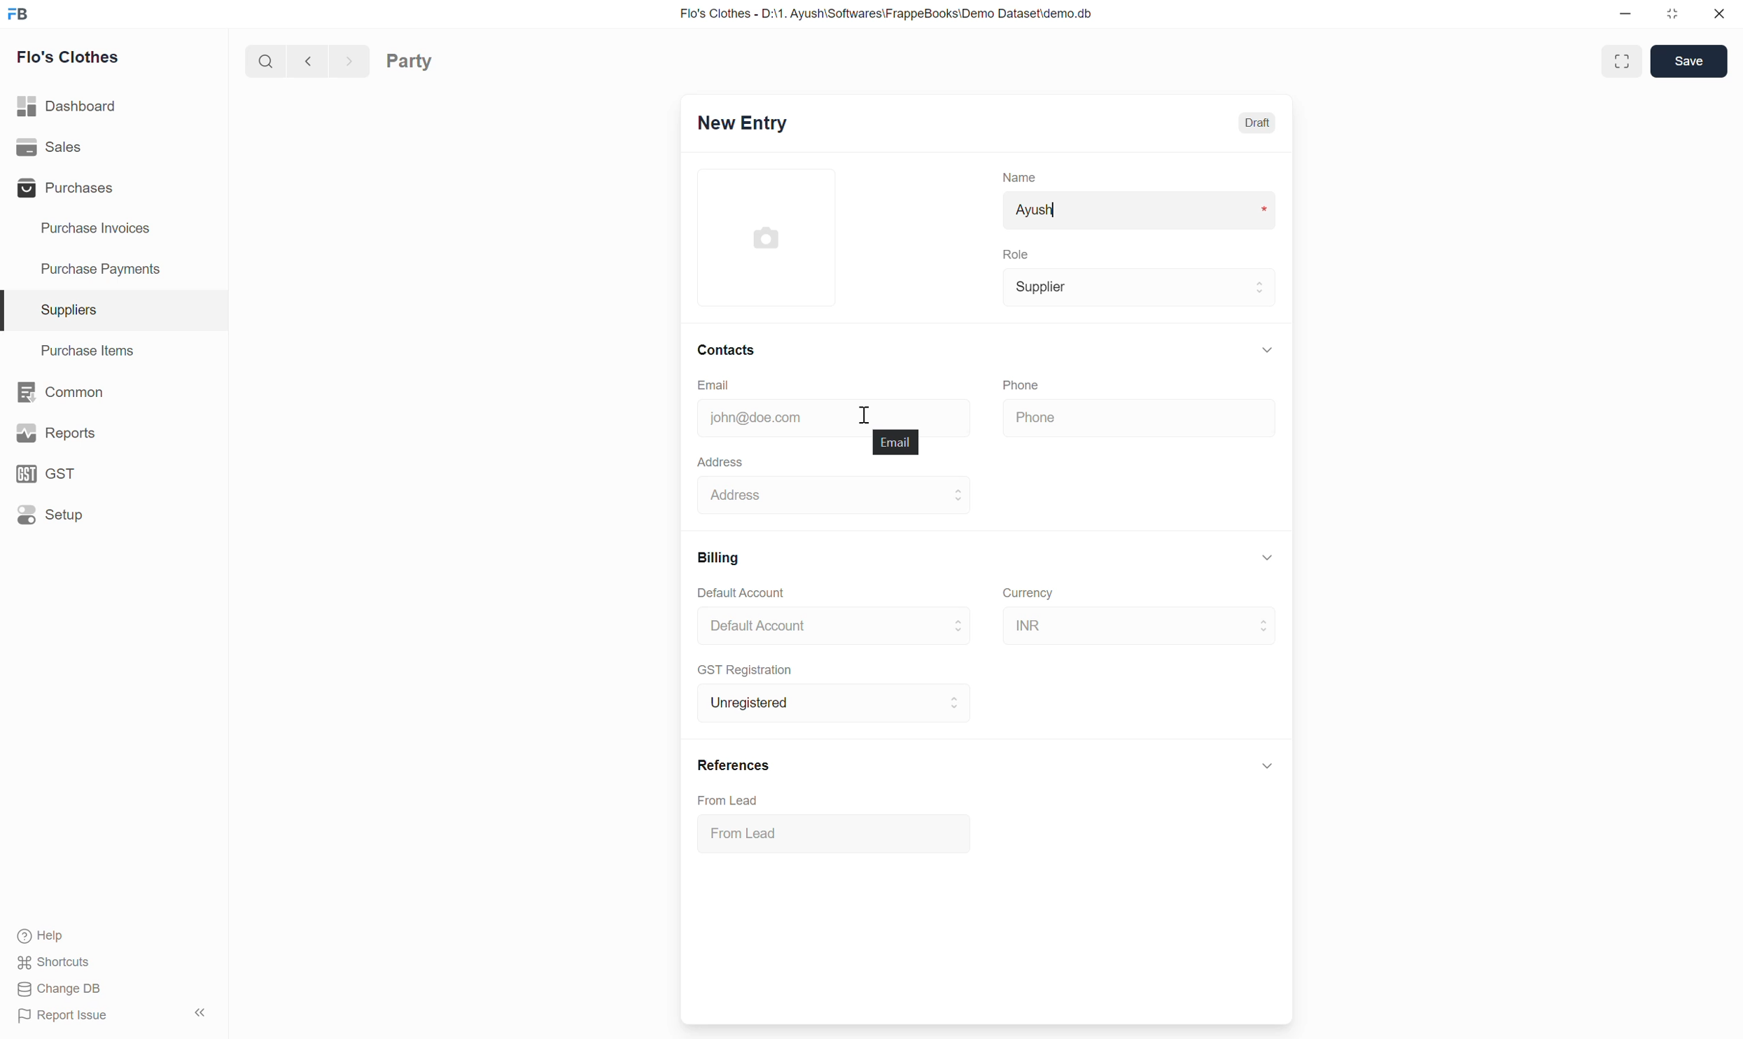 The height and width of the screenshot is (1039, 1743). Describe the element at coordinates (887, 14) in the screenshot. I see `Flo's Clothes - D:\1. Ayush\Softwares\FrappeBooks\Demo Dataset\demo.db` at that location.